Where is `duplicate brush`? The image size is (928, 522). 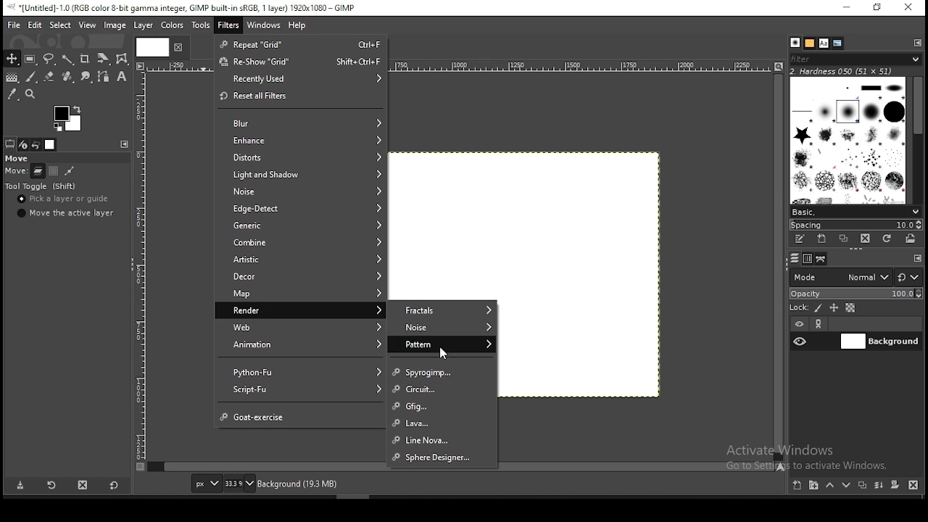
duplicate brush is located at coordinates (845, 239).